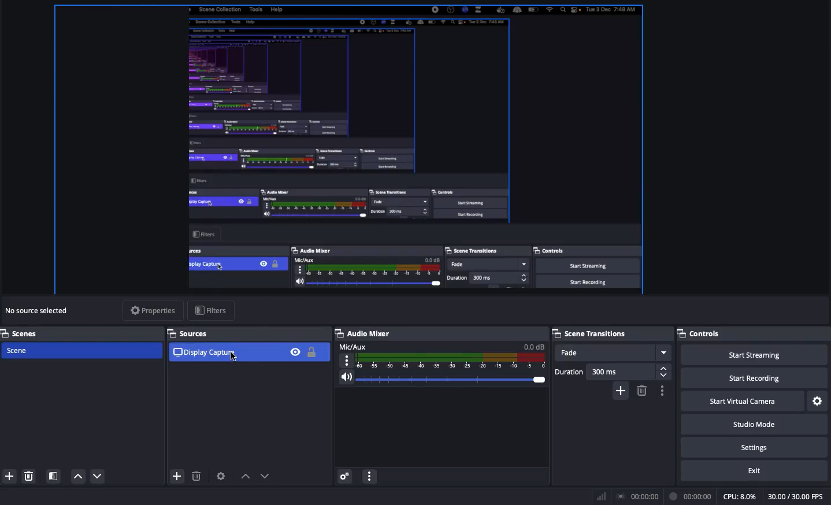  What do you see at coordinates (611, 372) in the screenshot?
I see `Duration` at bounding box center [611, 372].